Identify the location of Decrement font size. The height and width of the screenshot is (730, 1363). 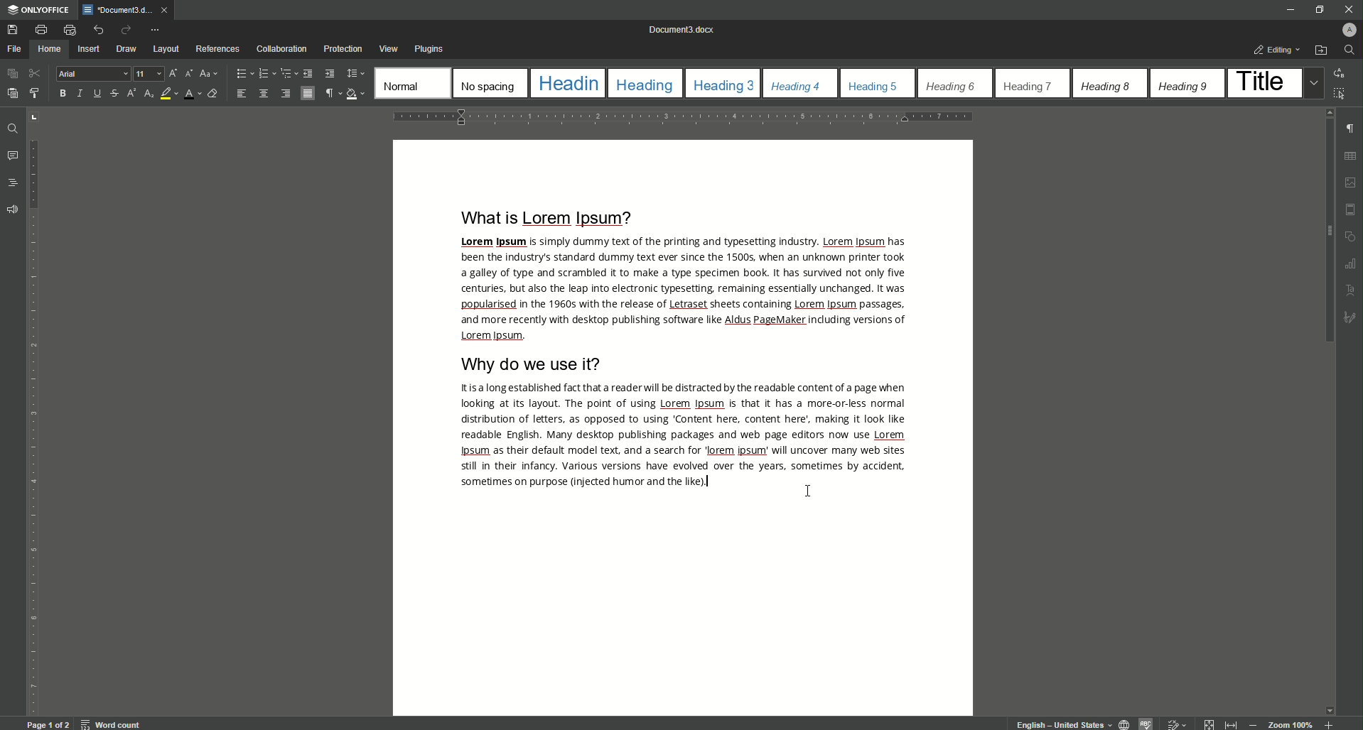
(188, 74).